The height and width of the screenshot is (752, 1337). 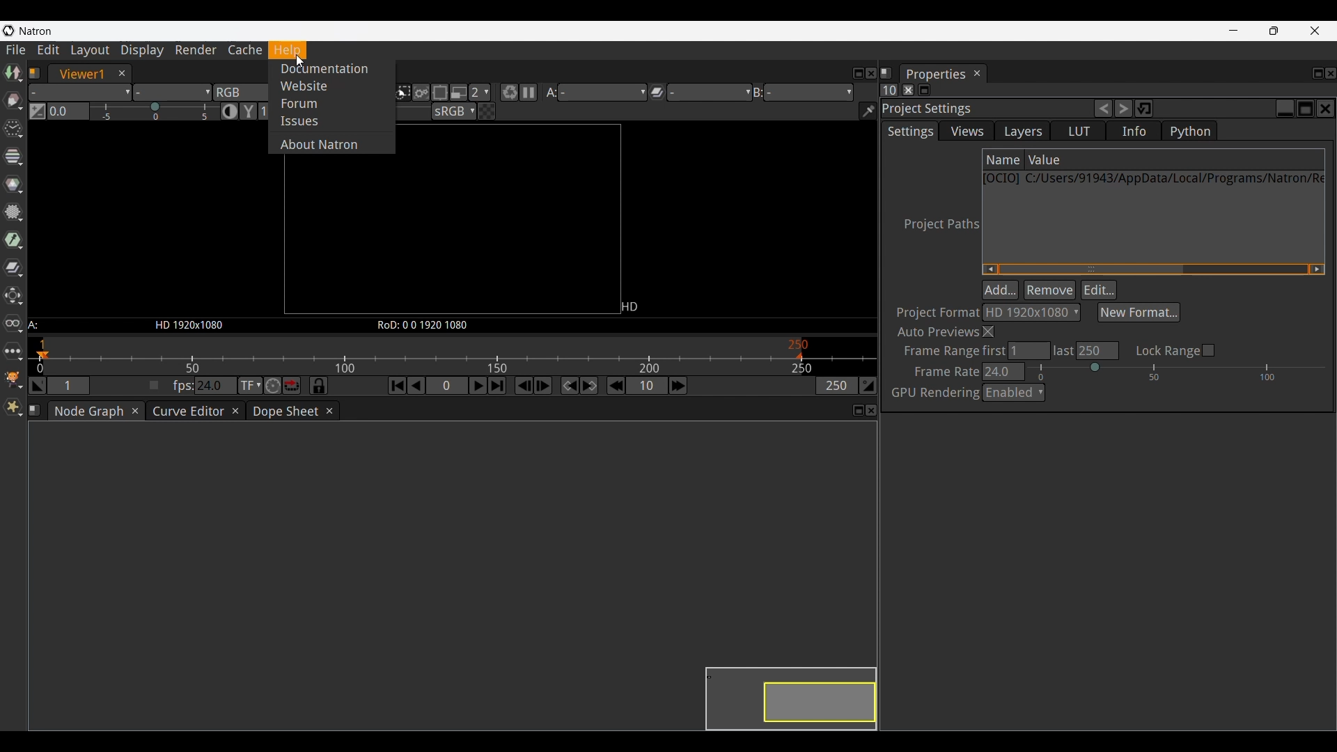 I want to click on Auto contrast, so click(x=229, y=111).